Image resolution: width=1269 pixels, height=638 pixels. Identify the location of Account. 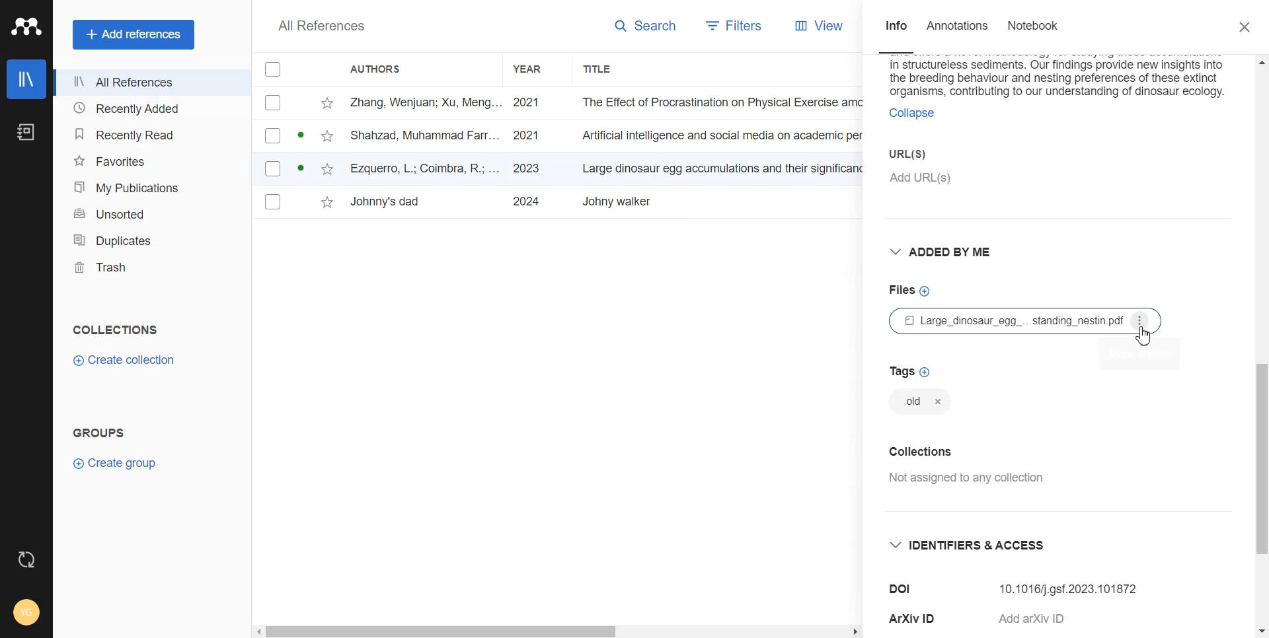
(26, 613).